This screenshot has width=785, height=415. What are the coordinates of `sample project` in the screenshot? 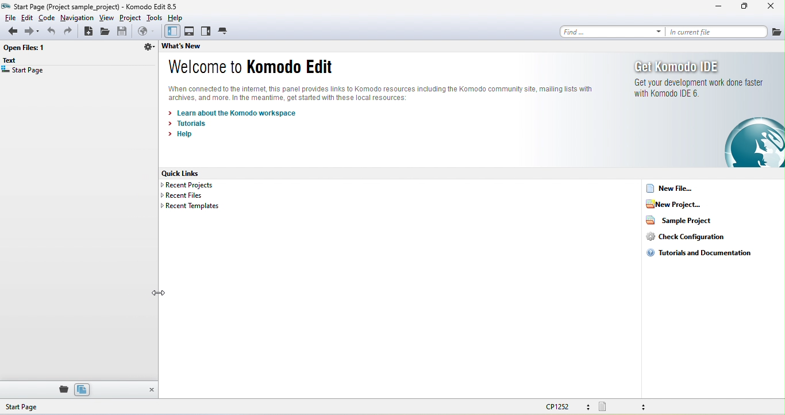 It's located at (678, 220).